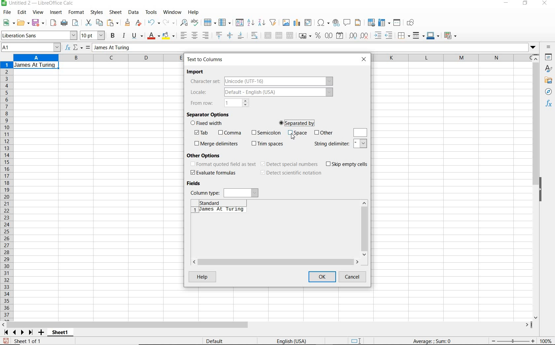 The width and height of the screenshot is (555, 345). I want to click on fixed width, so click(208, 124).